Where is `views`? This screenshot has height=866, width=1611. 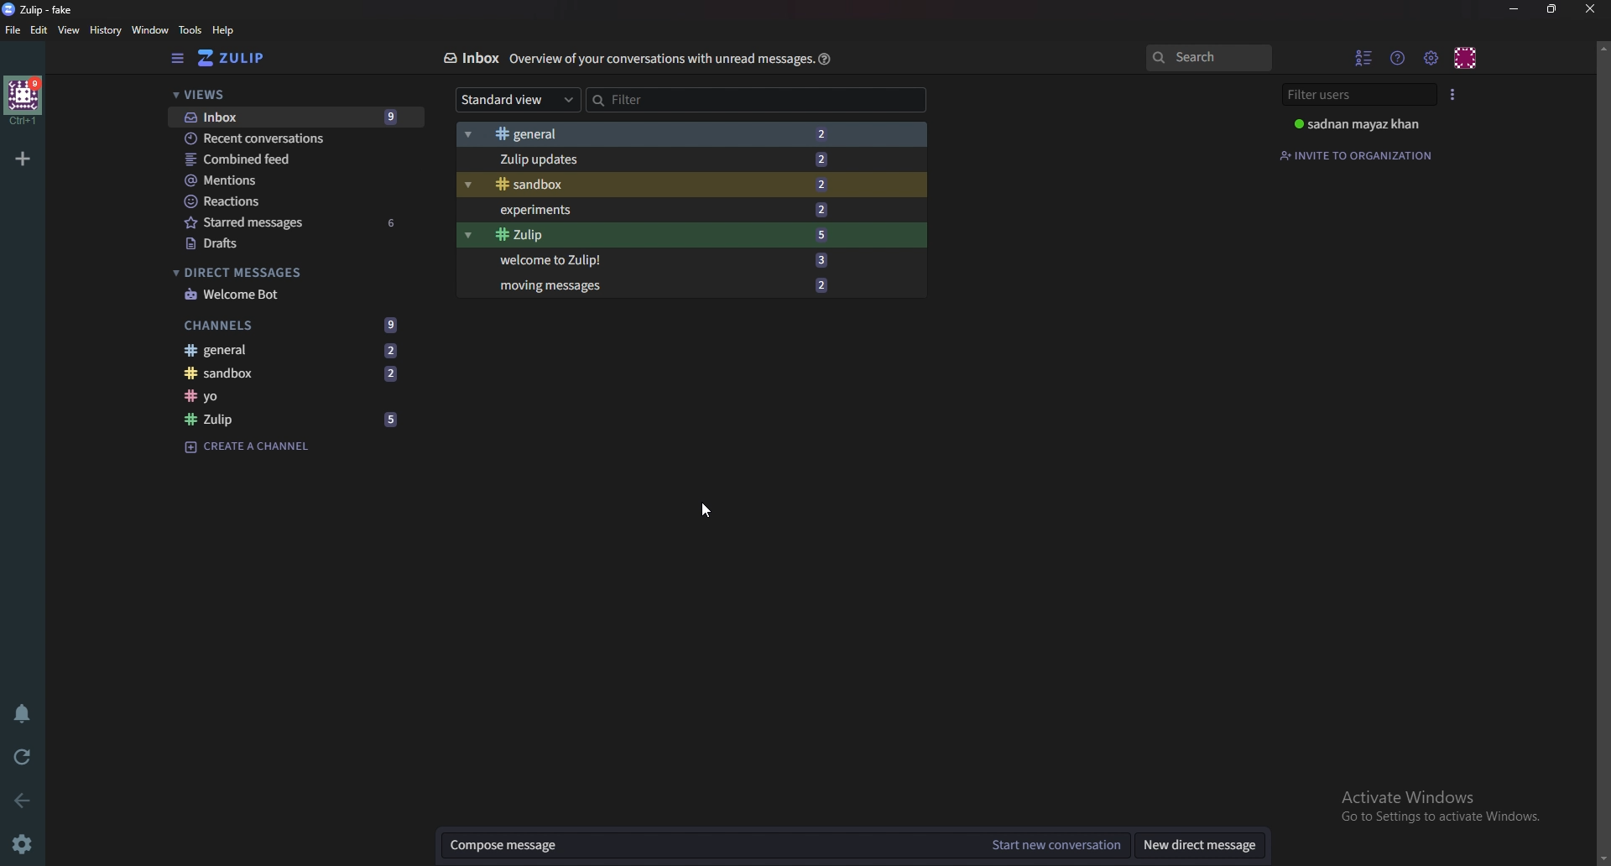
views is located at coordinates (279, 94).